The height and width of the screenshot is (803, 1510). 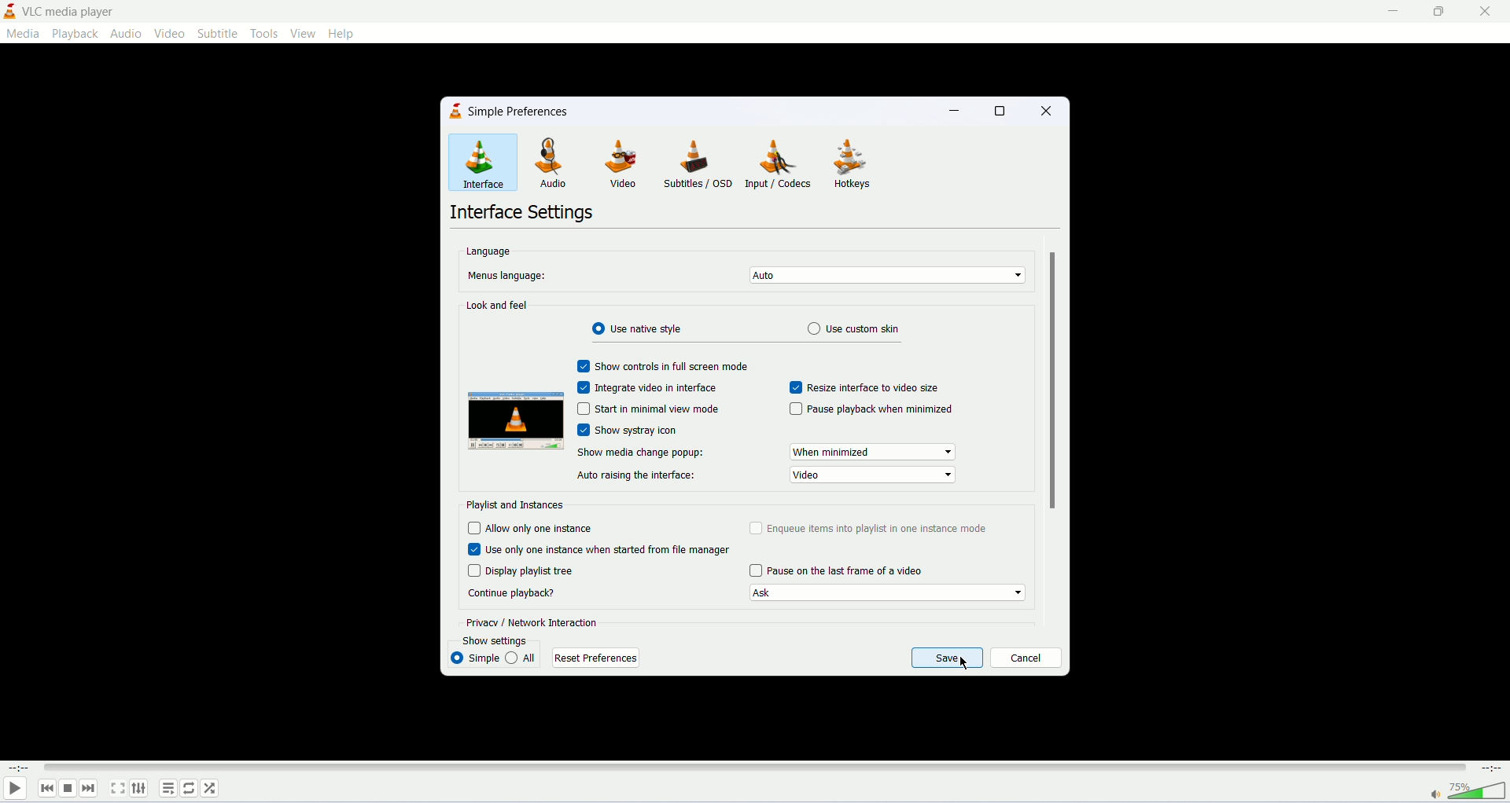 I want to click on logo, so click(x=455, y=112).